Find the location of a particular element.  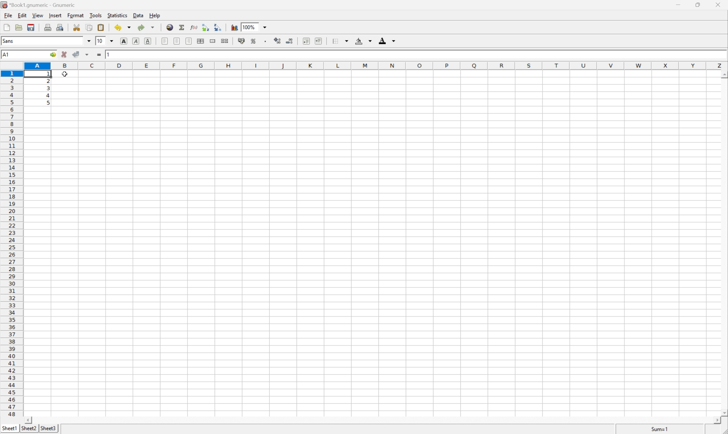

Print preview is located at coordinates (60, 27).